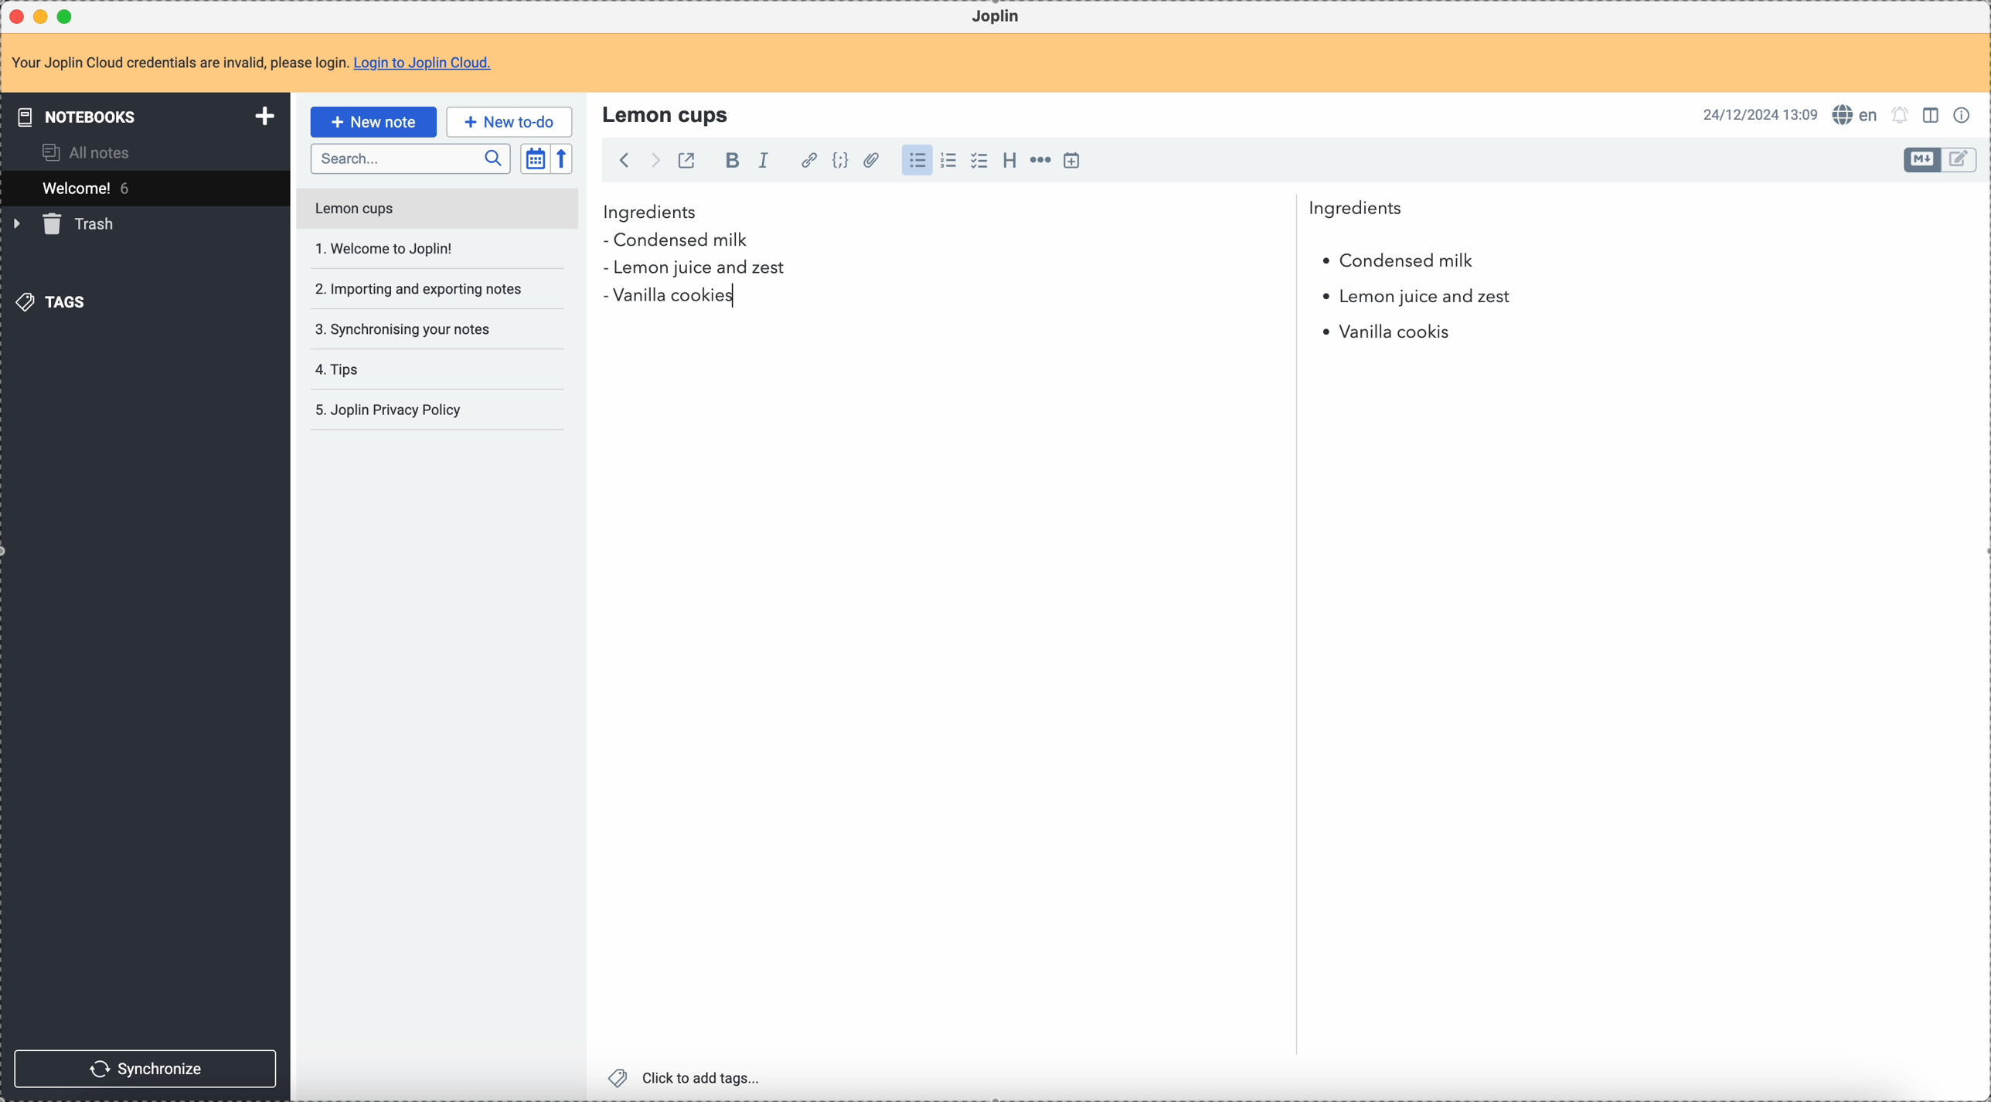 The height and width of the screenshot is (1102, 1991). What do you see at coordinates (564, 159) in the screenshot?
I see `reverse sort order` at bounding box center [564, 159].